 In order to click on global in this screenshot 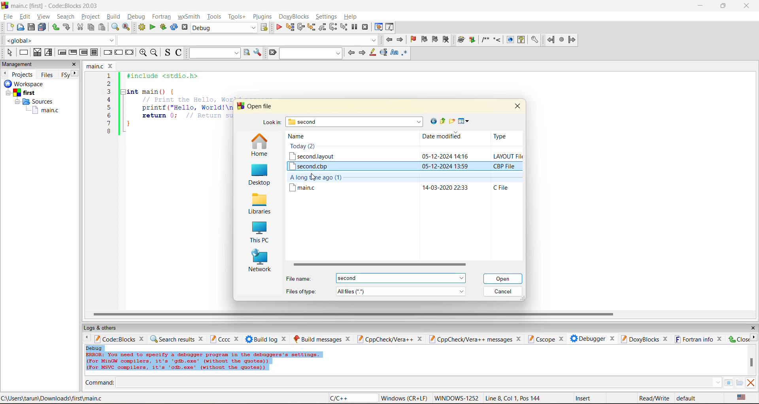, I will do `click(59, 40)`.